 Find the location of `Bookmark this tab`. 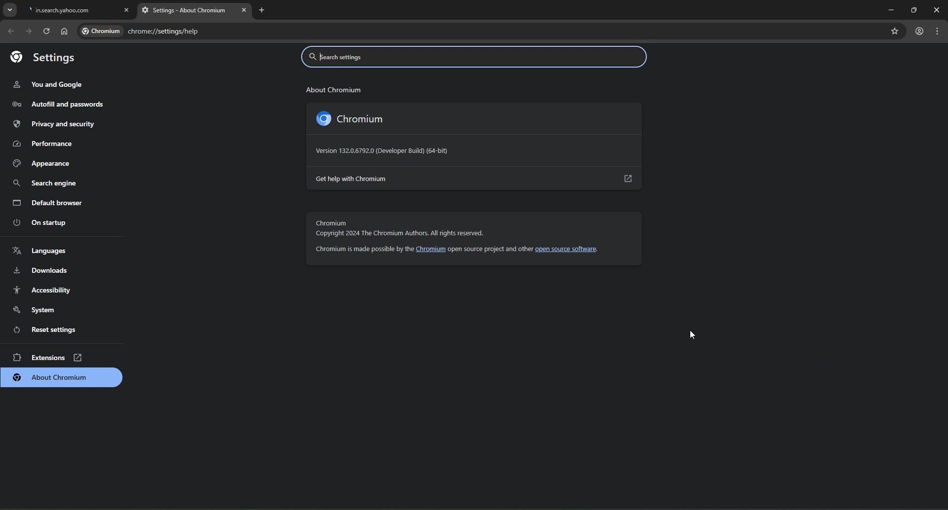

Bookmark this tab is located at coordinates (894, 30).